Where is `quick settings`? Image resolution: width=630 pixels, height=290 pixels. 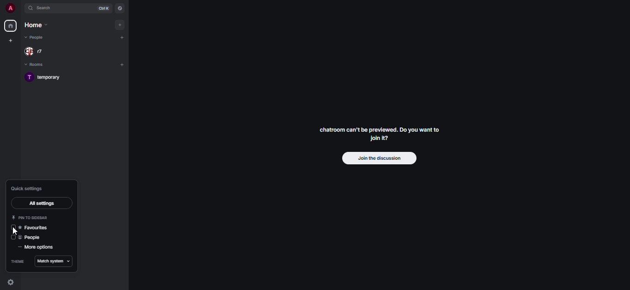 quick settings is located at coordinates (27, 188).